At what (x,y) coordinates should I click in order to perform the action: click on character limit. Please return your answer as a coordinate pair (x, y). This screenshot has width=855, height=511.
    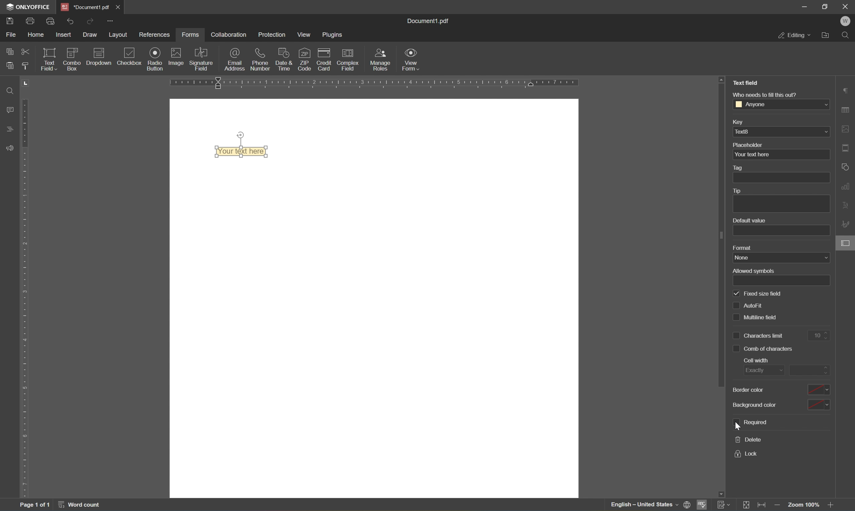
    Looking at the image, I should click on (759, 335).